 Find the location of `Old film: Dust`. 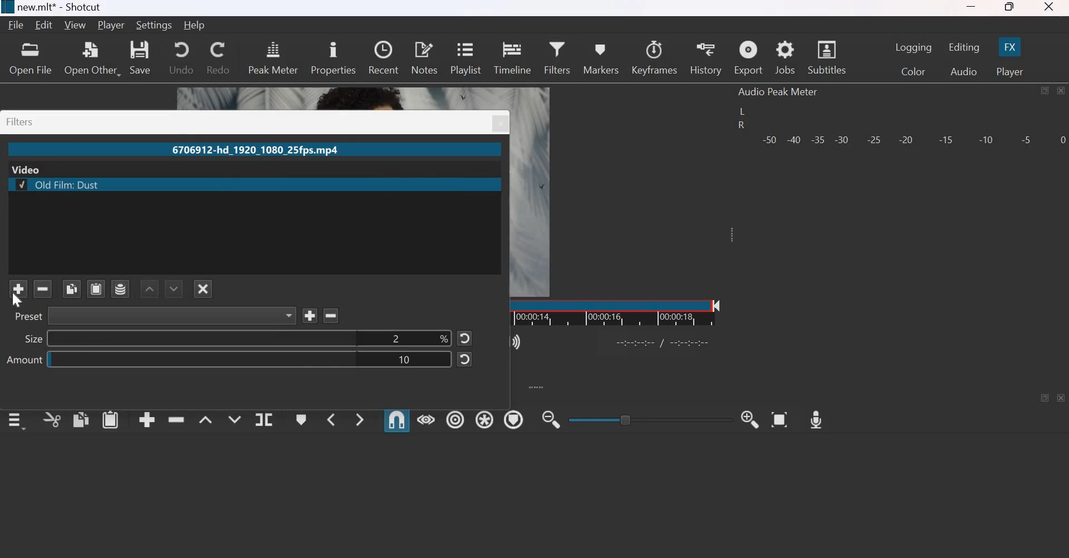

Old film: Dust is located at coordinates (58, 184).